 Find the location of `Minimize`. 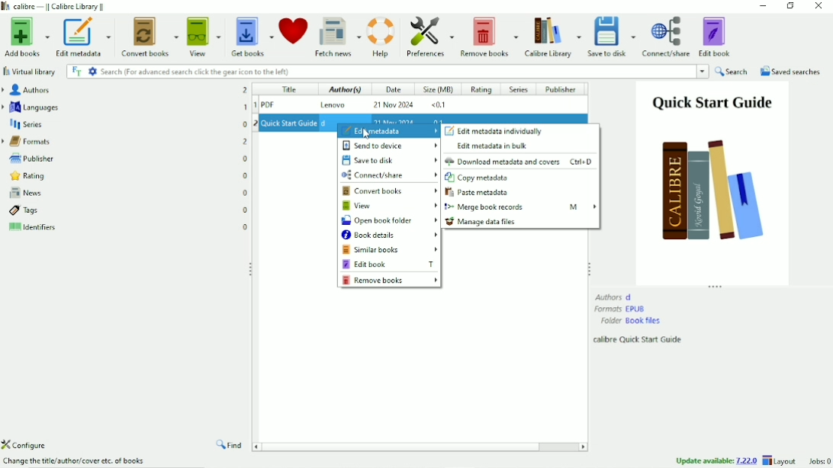

Minimize is located at coordinates (764, 6).